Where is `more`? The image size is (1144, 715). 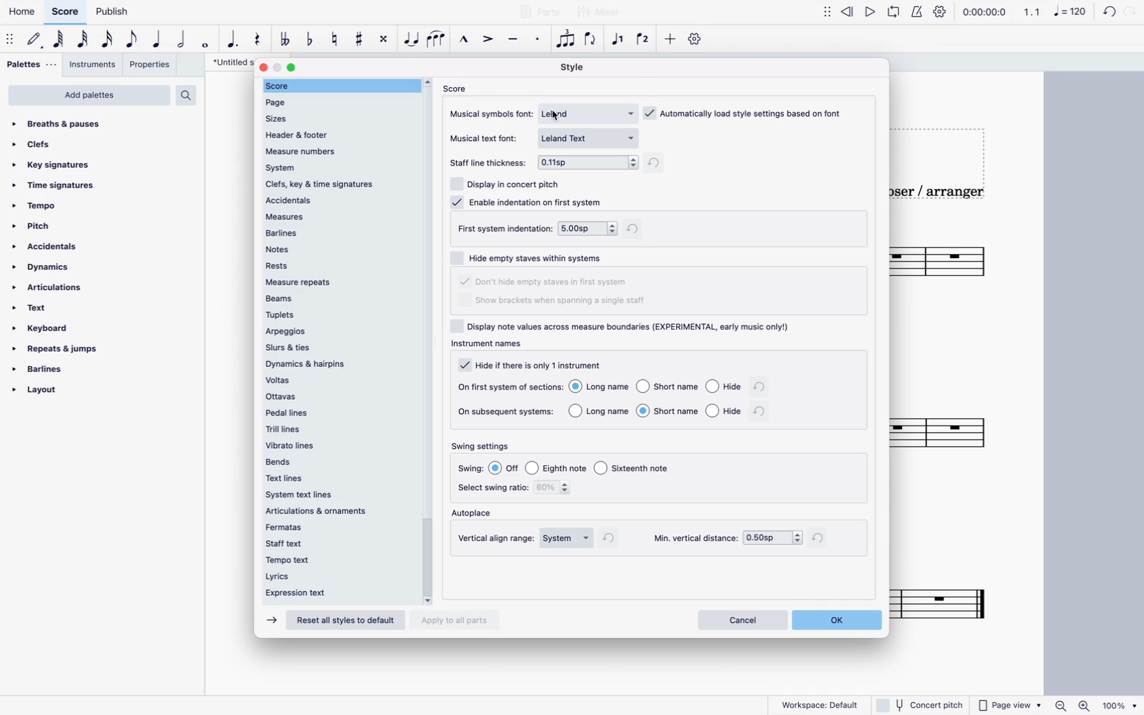 more is located at coordinates (825, 10).